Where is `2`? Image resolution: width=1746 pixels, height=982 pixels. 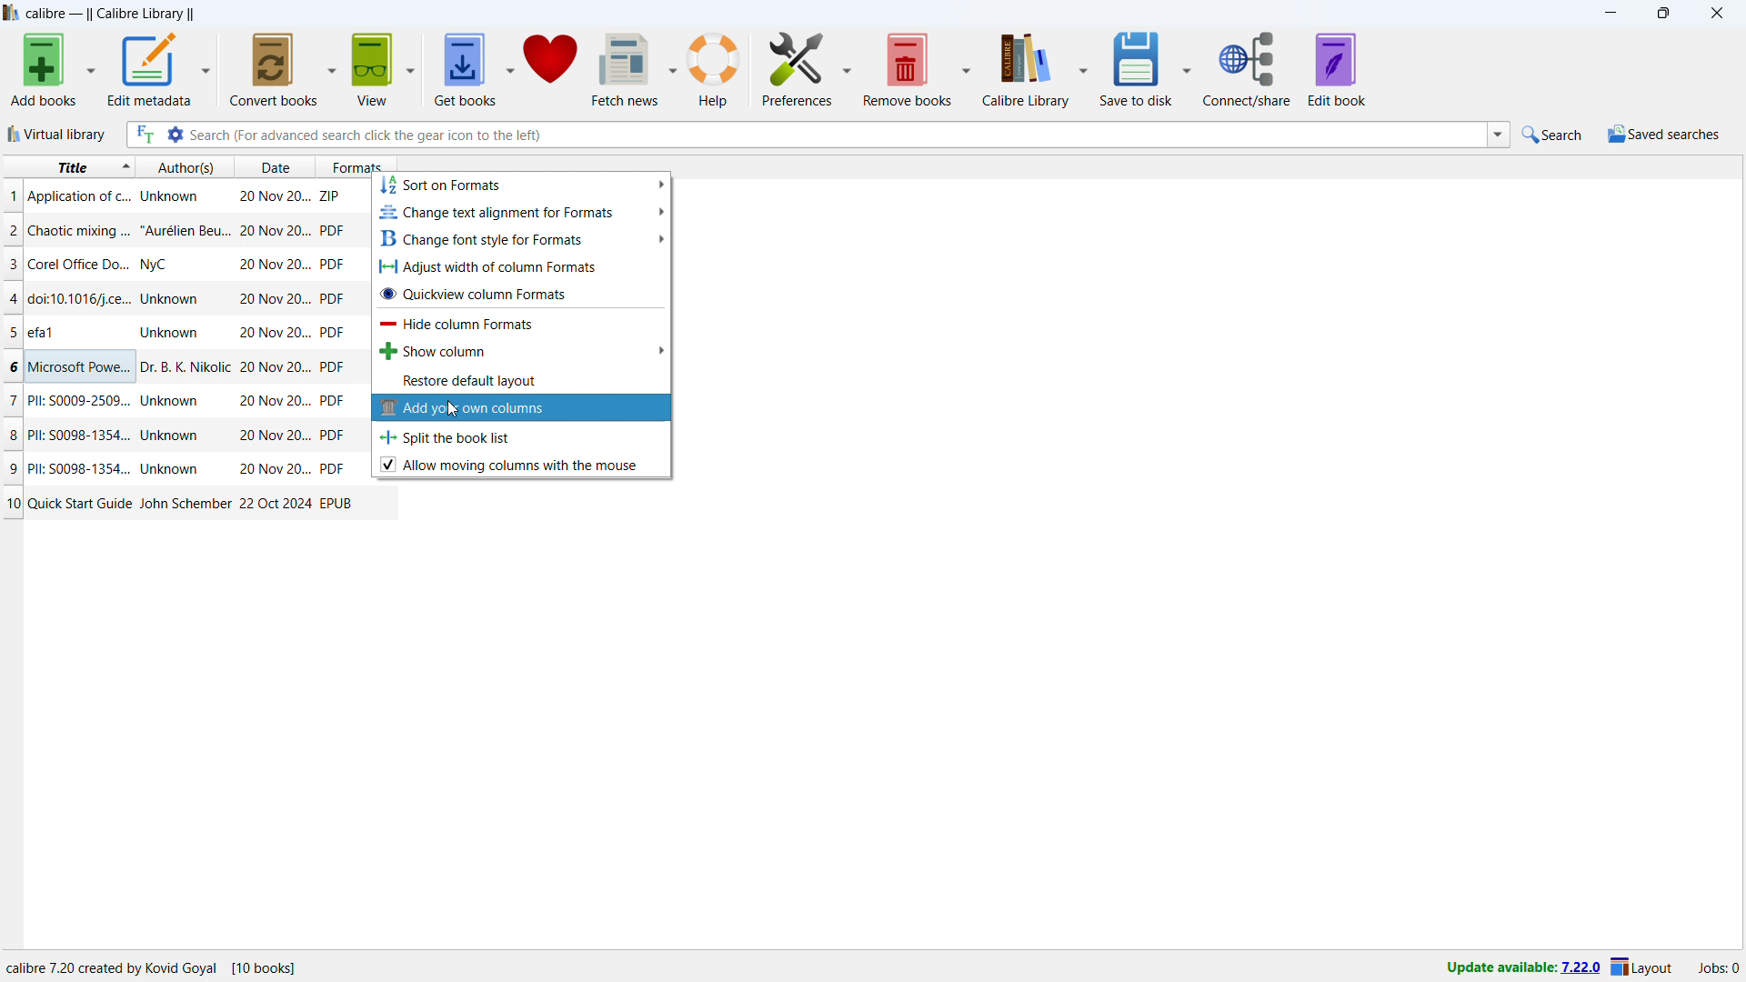
2 is located at coordinates (11, 229).